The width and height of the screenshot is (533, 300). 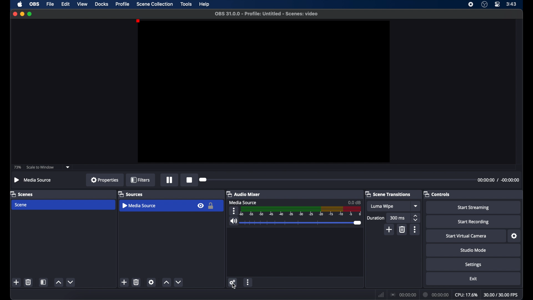 What do you see at coordinates (266, 14) in the screenshot?
I see `OBS 31.0.0 - Profile: Untitled - Scenes: video` at bounding box center [266, 14].